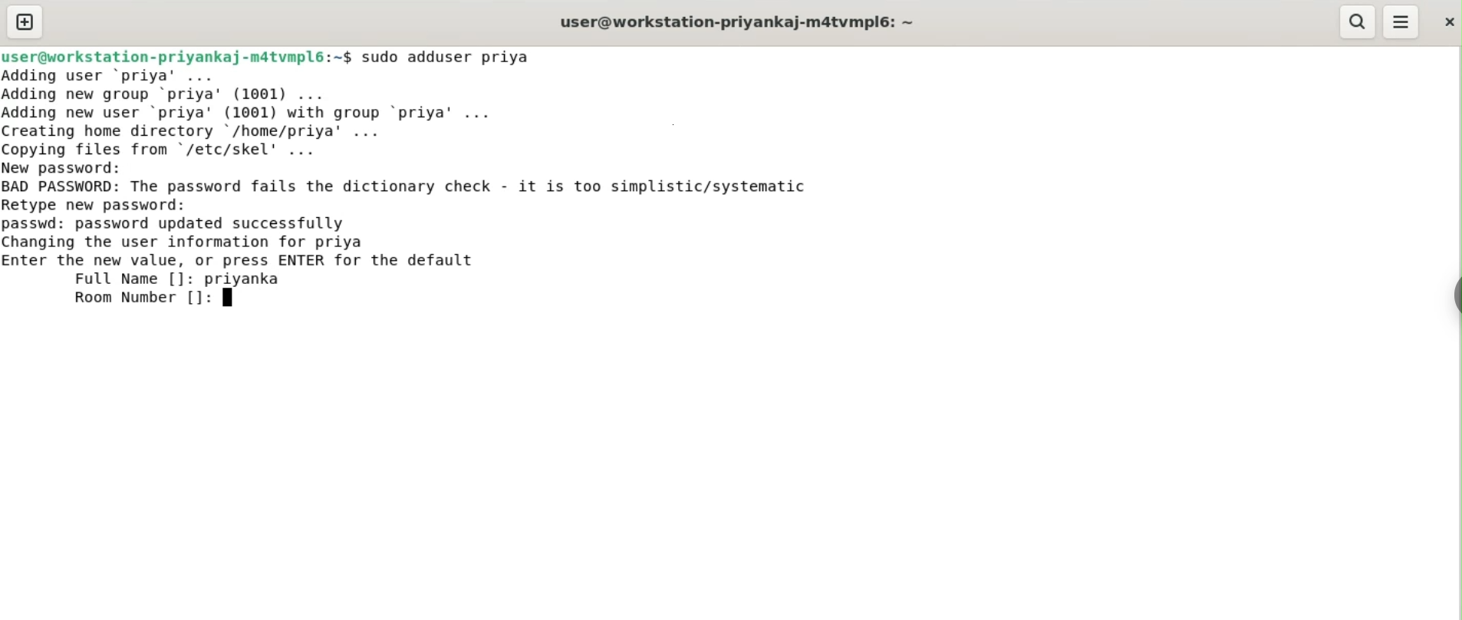 This screenshot has height=620, width=1462. What do you see at coordinates (734, 21) in the screenshot?
I see `user@workstation-priyankaj-m4tvmpl6:~` at bounding box center [734, 21].